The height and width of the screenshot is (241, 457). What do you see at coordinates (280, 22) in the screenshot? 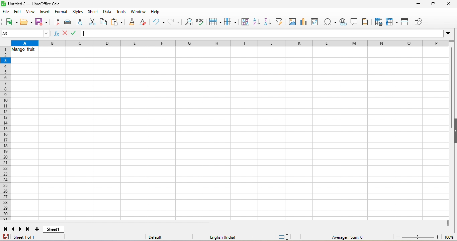
I see `auto filter` at bounding box center [280, 22].